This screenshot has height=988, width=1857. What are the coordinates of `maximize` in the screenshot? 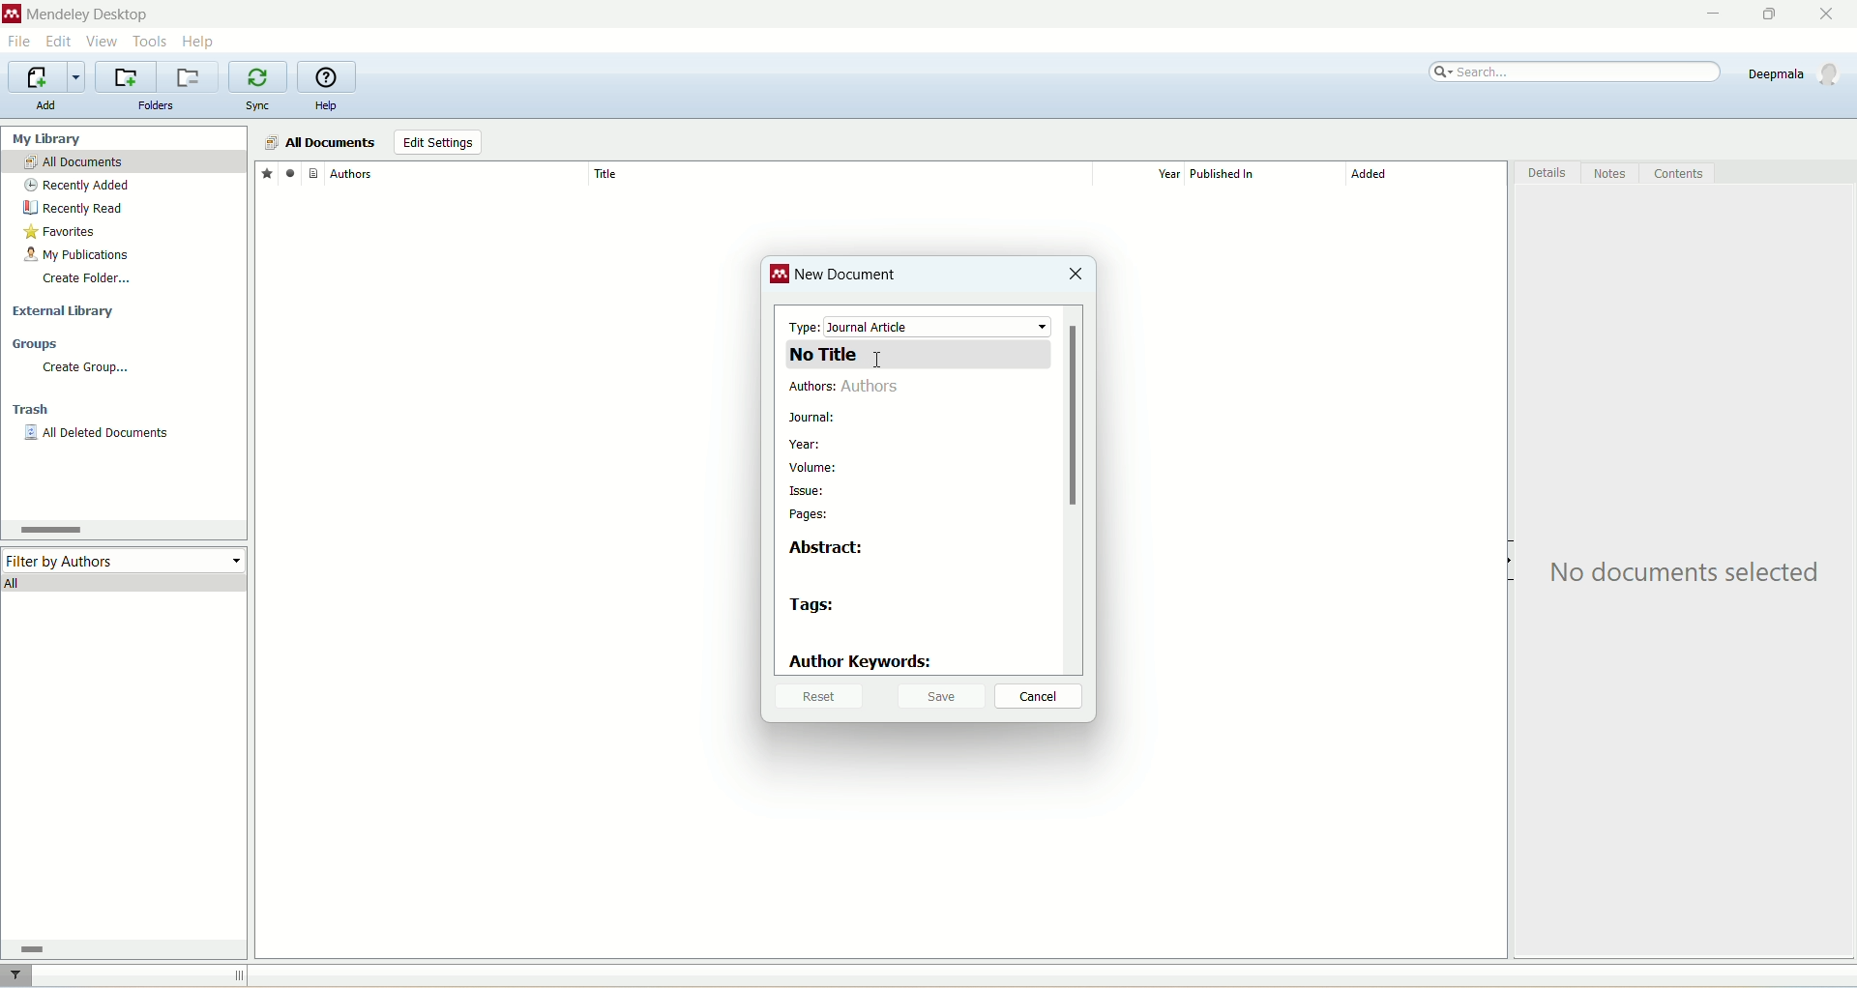 It's located at (1765, 15).